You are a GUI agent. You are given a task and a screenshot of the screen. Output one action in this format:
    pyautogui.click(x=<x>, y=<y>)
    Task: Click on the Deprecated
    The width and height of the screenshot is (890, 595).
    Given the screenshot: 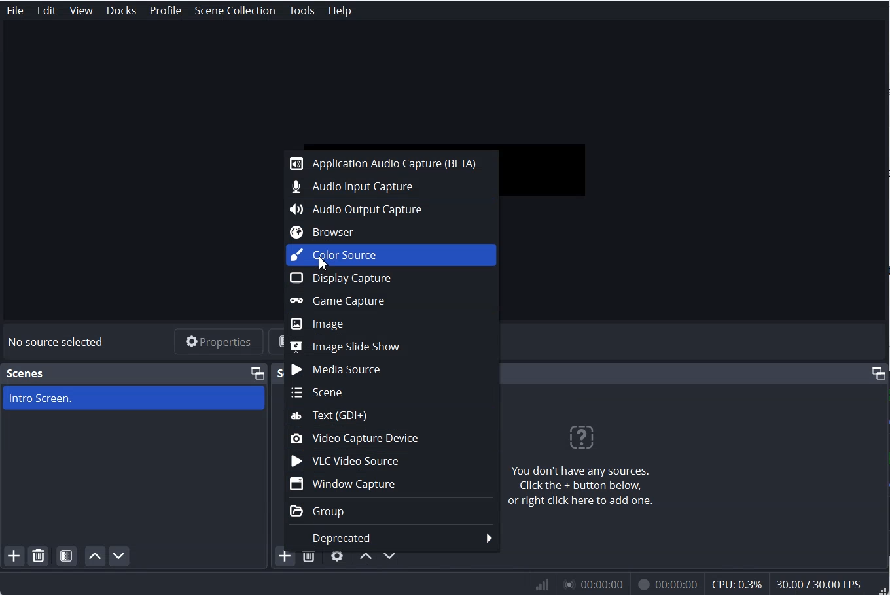 What is the action you would take?
    pyautogui.click(x=391, y=538)
    